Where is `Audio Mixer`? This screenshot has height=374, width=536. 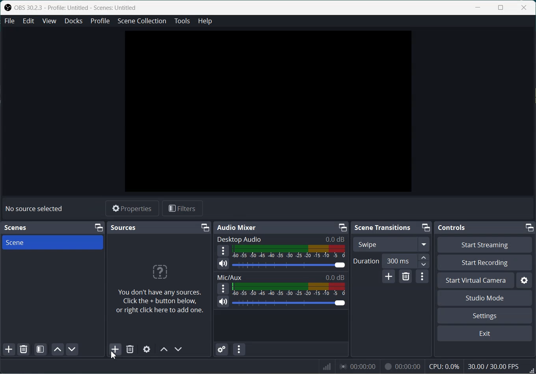
Audio Mixer is located at coordinates (236, 227).